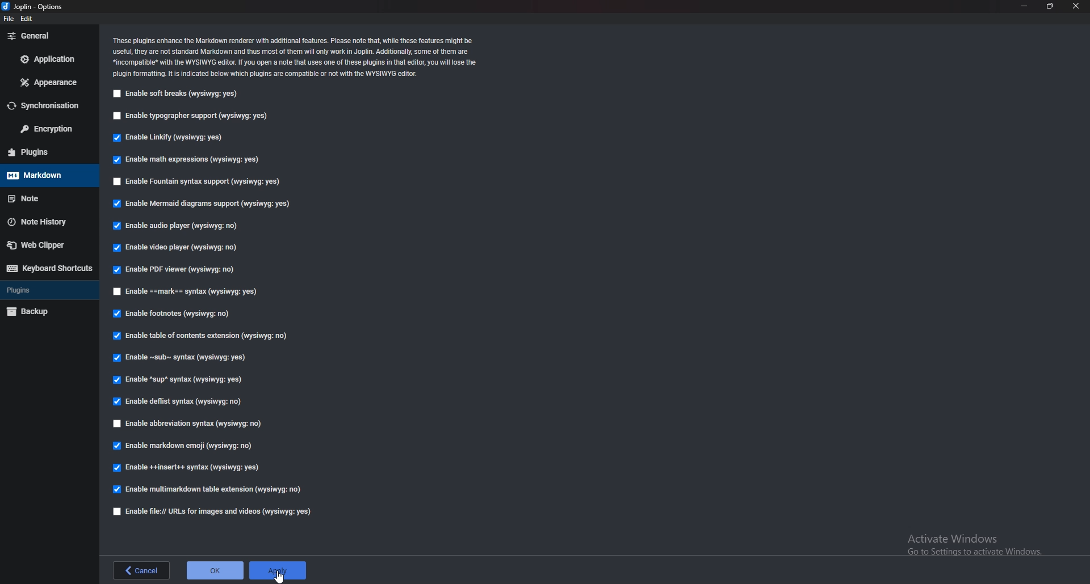  Describe the element at coordinates (48, 35) in the screenshot. I see `General` at that location.